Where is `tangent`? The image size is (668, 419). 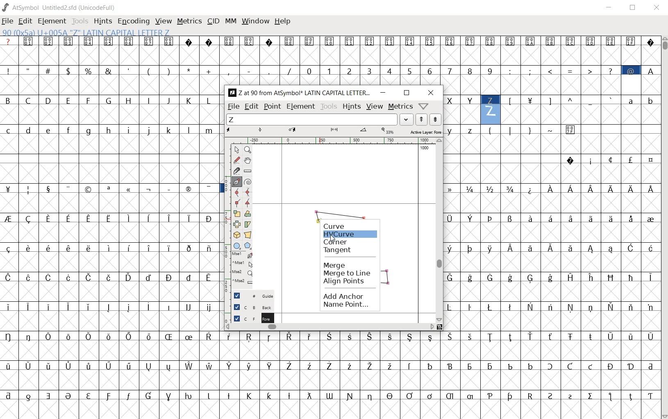 tangent is located at coordinates (345, 251).